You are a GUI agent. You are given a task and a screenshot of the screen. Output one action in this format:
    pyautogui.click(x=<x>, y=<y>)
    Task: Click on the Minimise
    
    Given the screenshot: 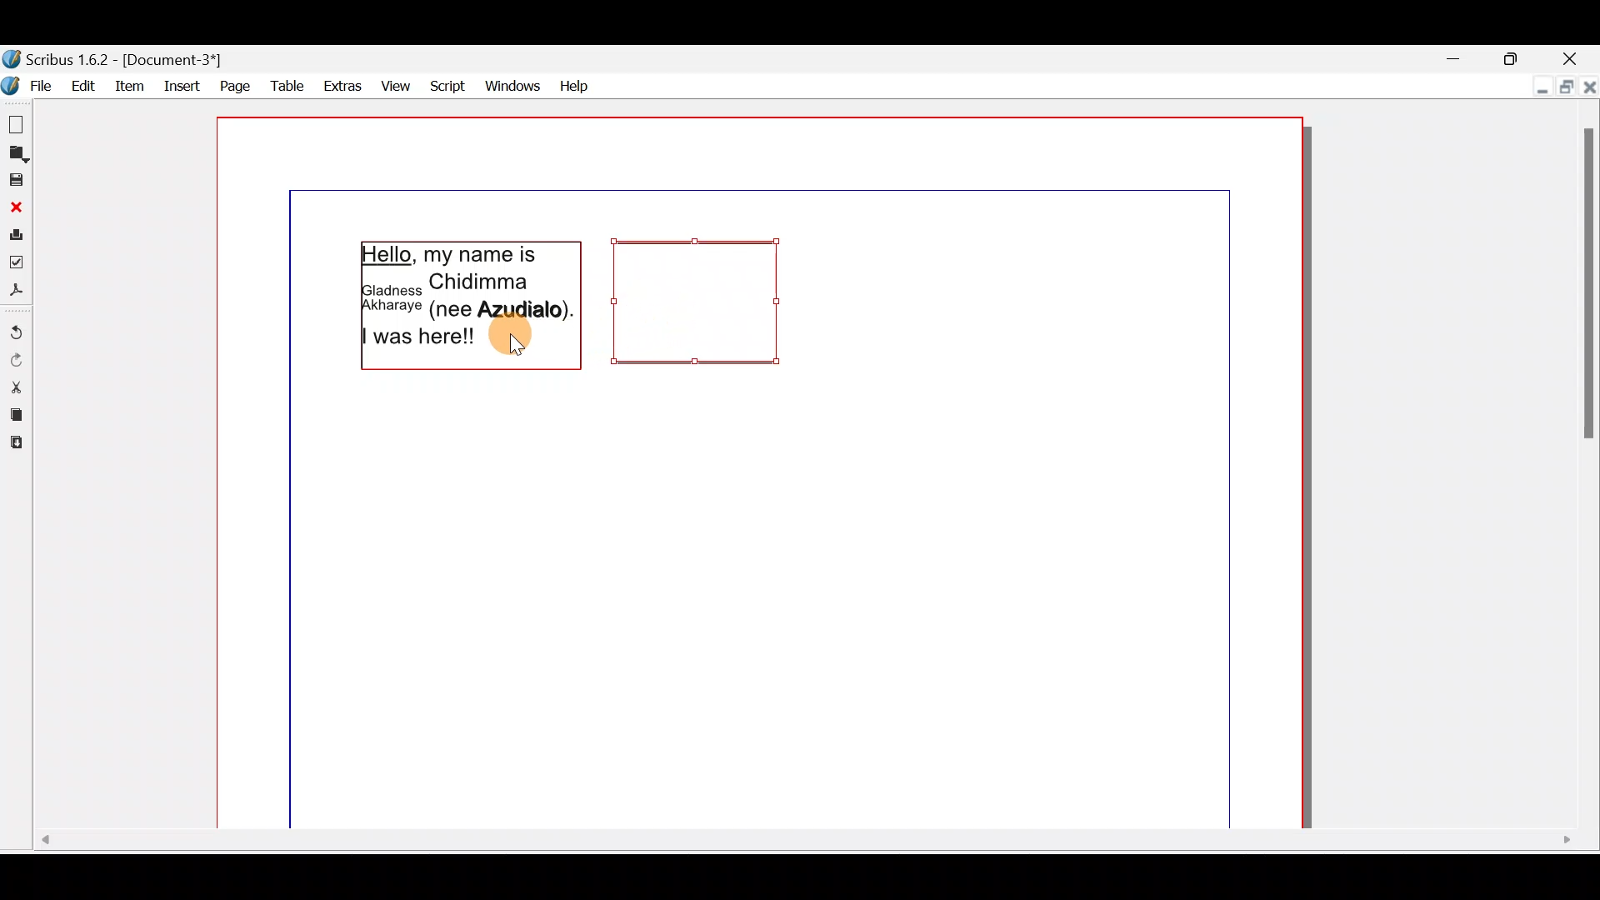 What is the action you would take?
    pyautogui.click(x=1538, y=83)
    